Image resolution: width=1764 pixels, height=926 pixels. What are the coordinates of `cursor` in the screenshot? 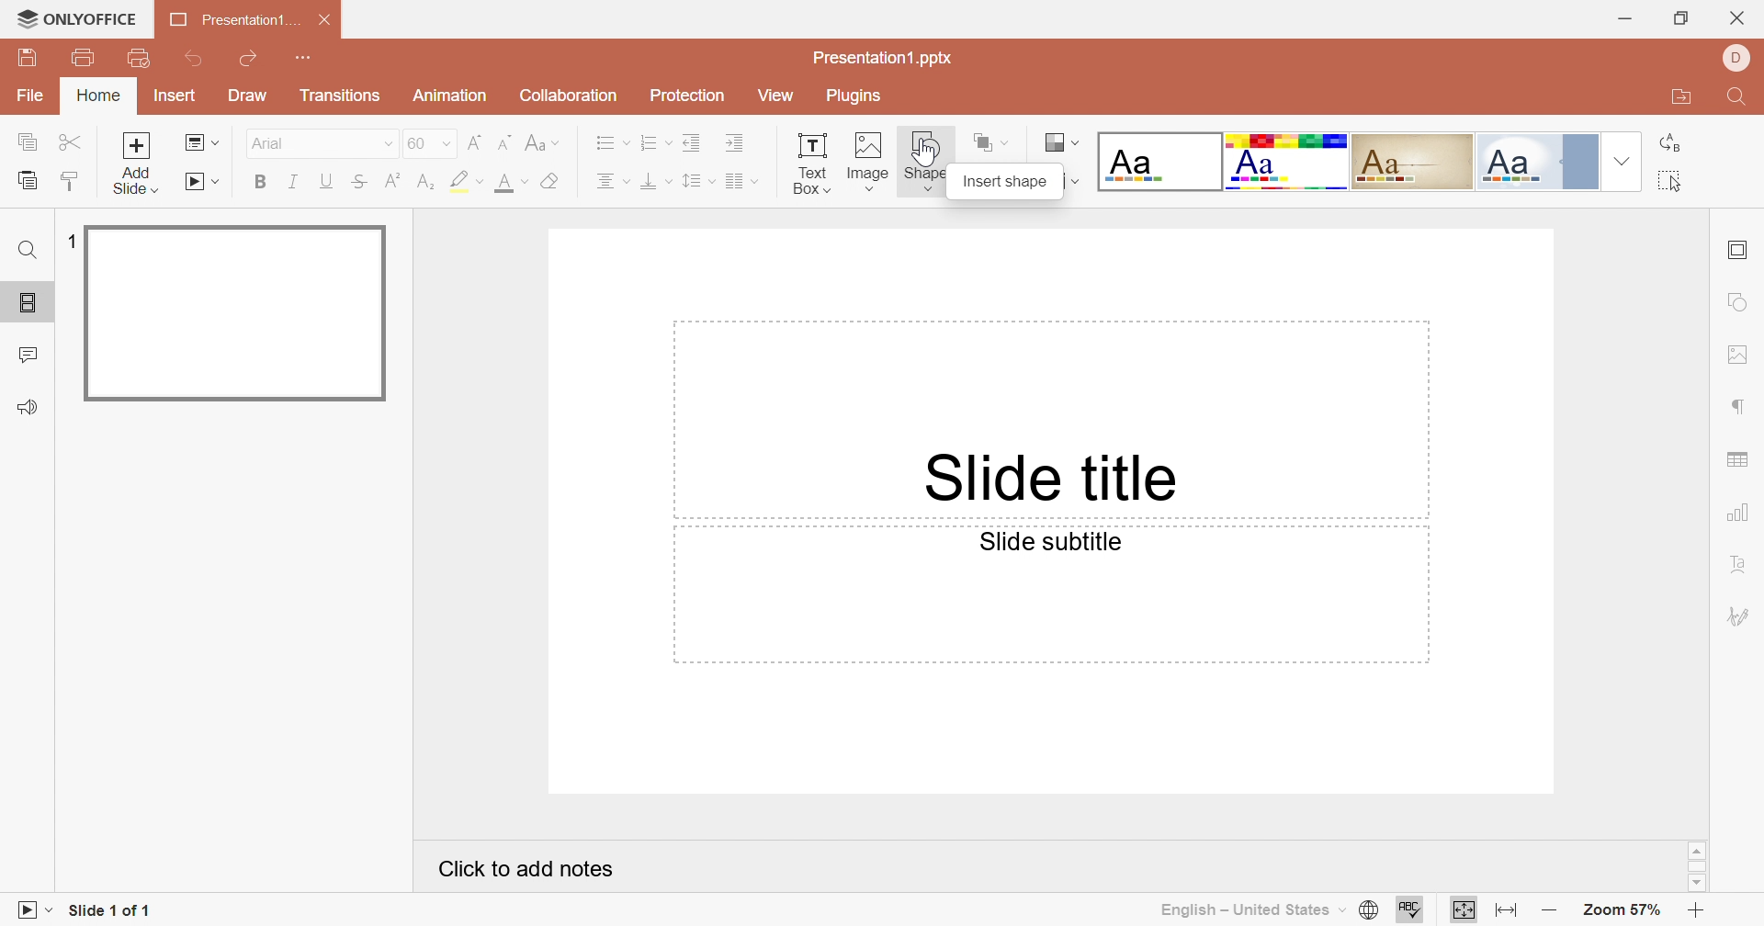 It's located at (927, 153).